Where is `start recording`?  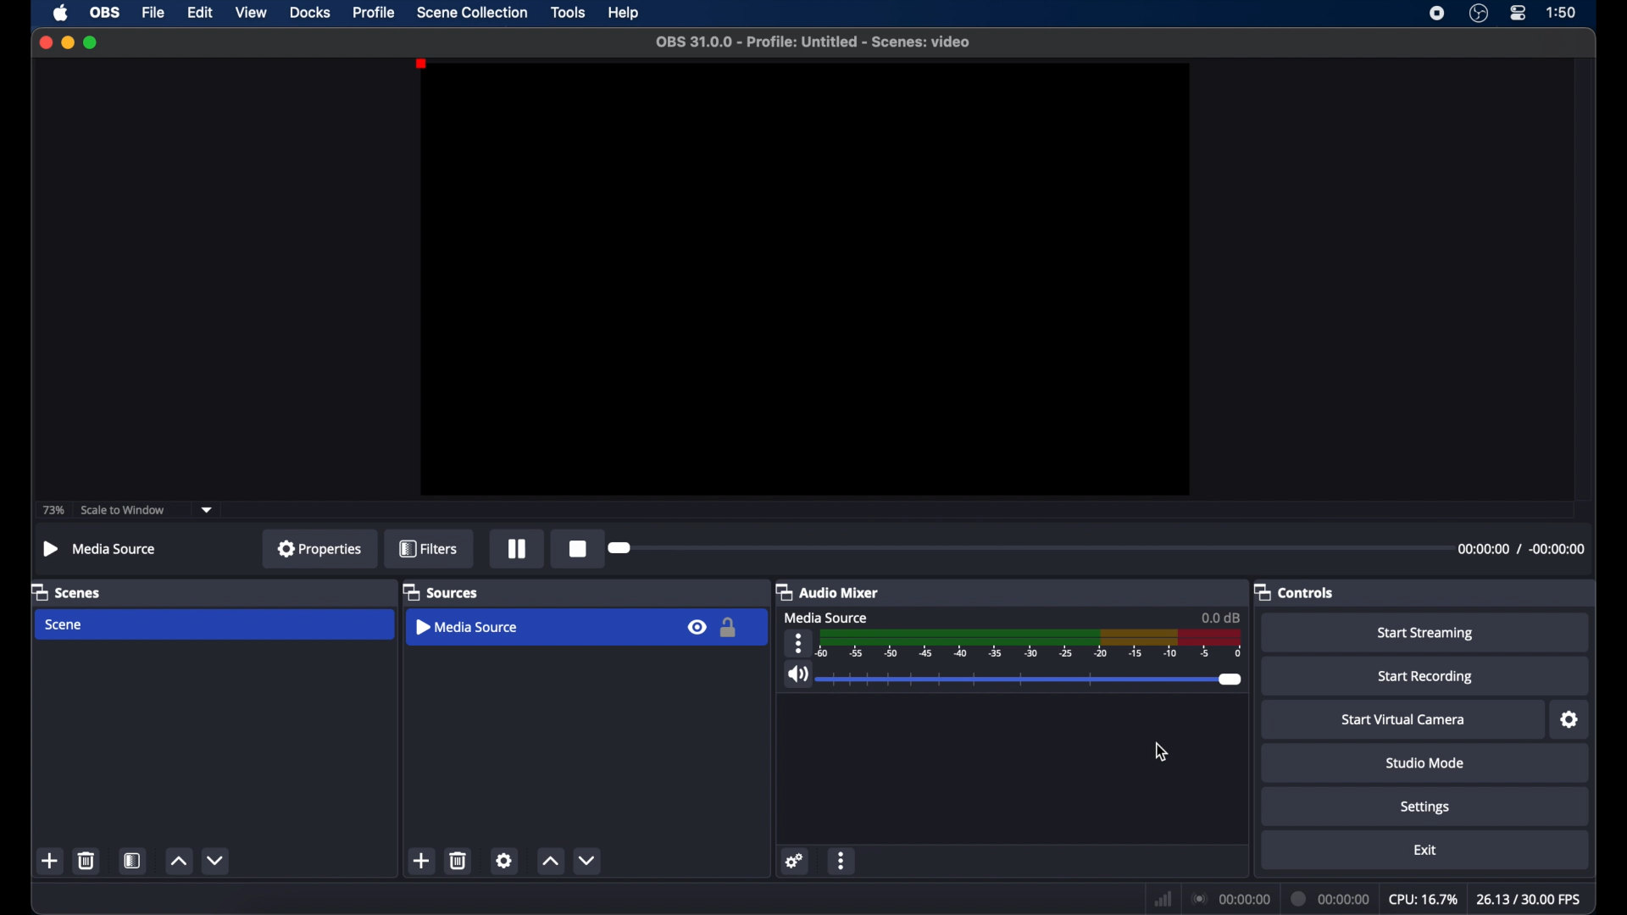
start recording is located at coordinates (1427, 676).